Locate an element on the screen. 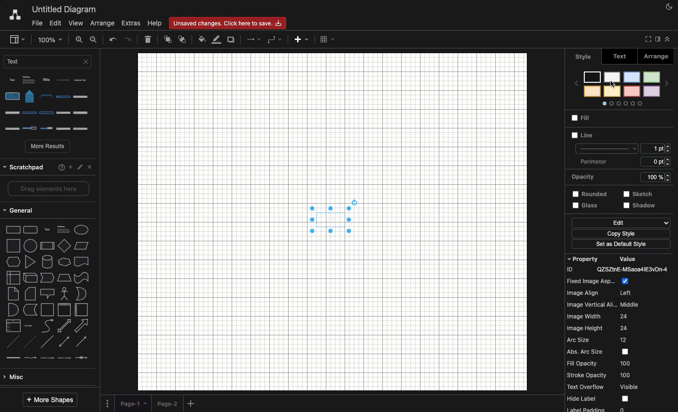 This screenshot has width=678, height=412. Zoom in is located at coordinates (80, 39).